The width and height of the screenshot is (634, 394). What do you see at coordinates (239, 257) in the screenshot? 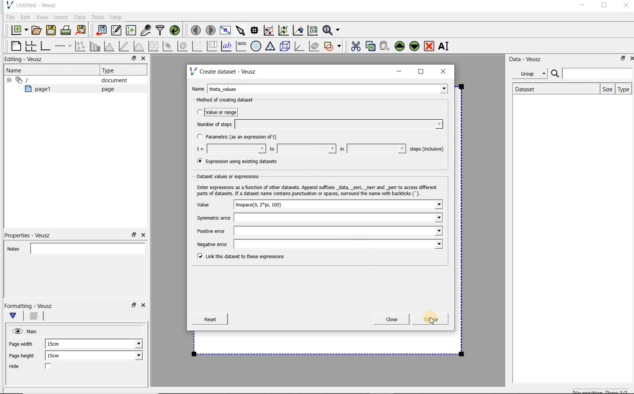
I see `Link this dataset to these expressions` at bounding box center [239, 257].